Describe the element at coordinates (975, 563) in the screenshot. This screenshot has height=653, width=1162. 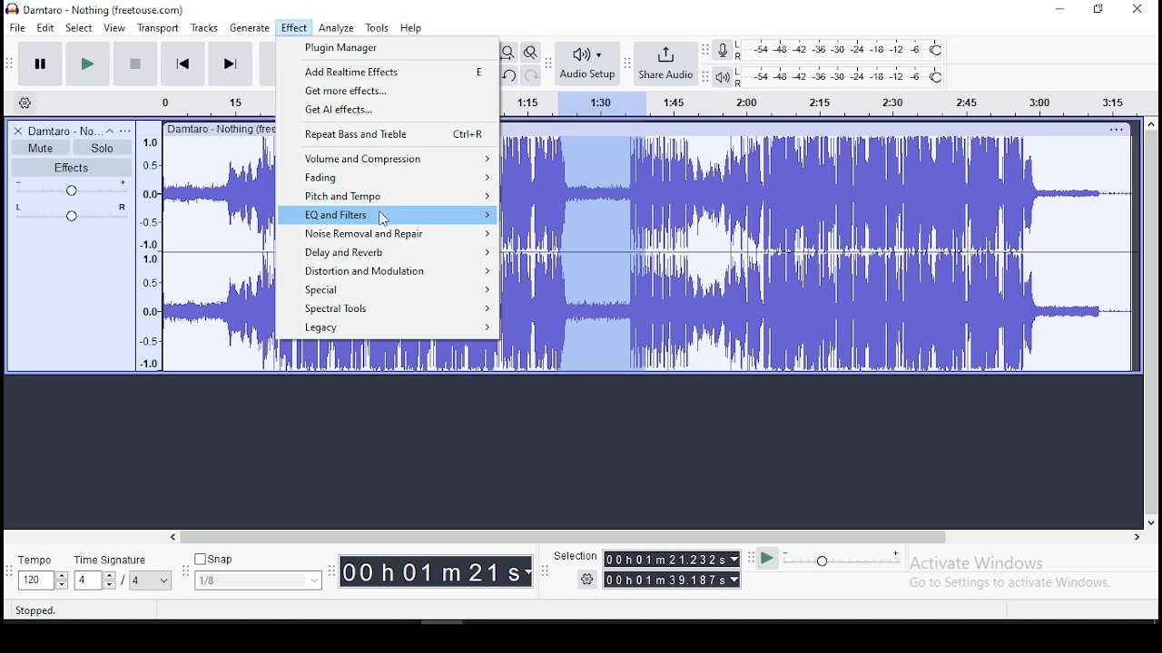
I see `Activate windows` at that location.